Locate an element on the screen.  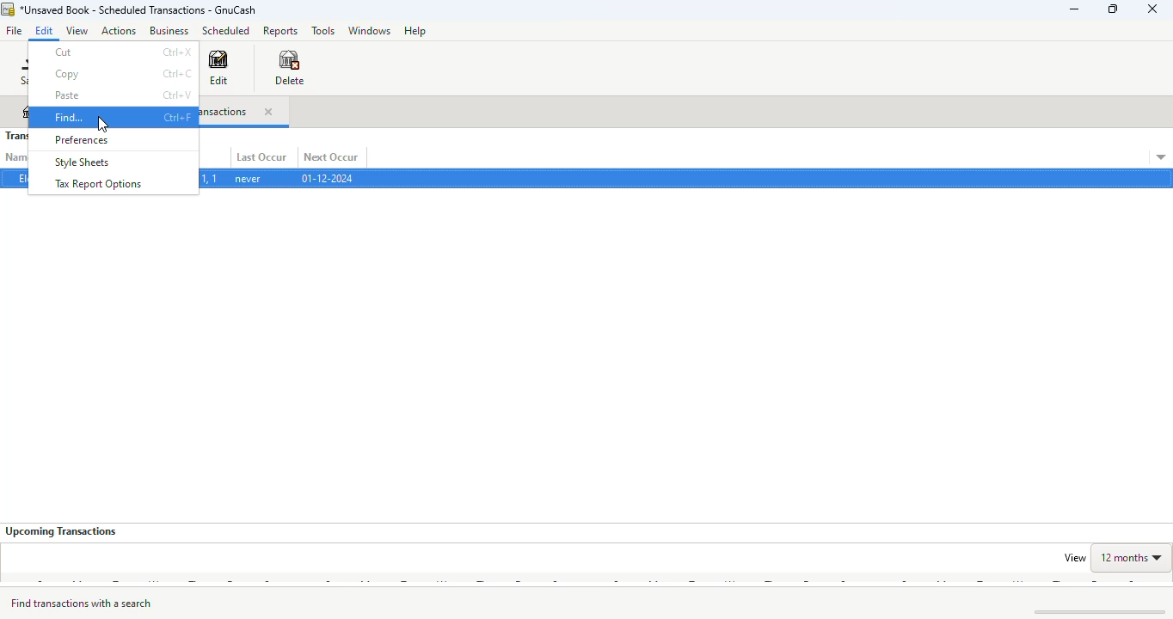
copy is located at coordinates (66, 75).